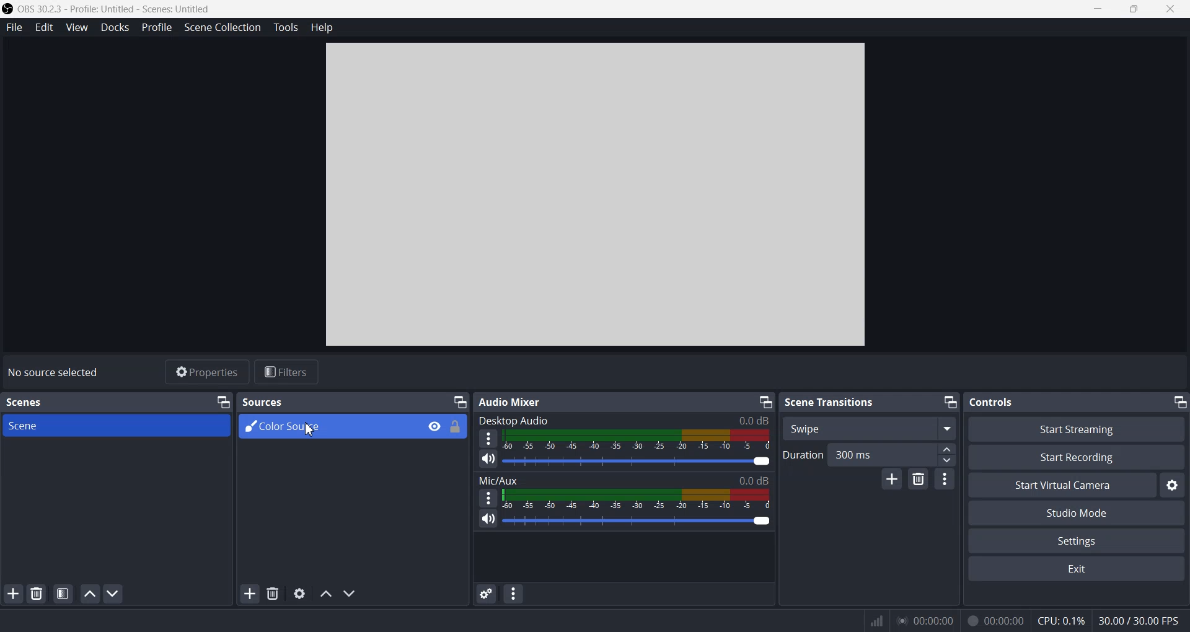 The height and width of the screenshot is (632, 1190). What do you see at coordinates (1077, 457) in the screenshot?
I see `Start Recording` at bounding box center [1077, 457].